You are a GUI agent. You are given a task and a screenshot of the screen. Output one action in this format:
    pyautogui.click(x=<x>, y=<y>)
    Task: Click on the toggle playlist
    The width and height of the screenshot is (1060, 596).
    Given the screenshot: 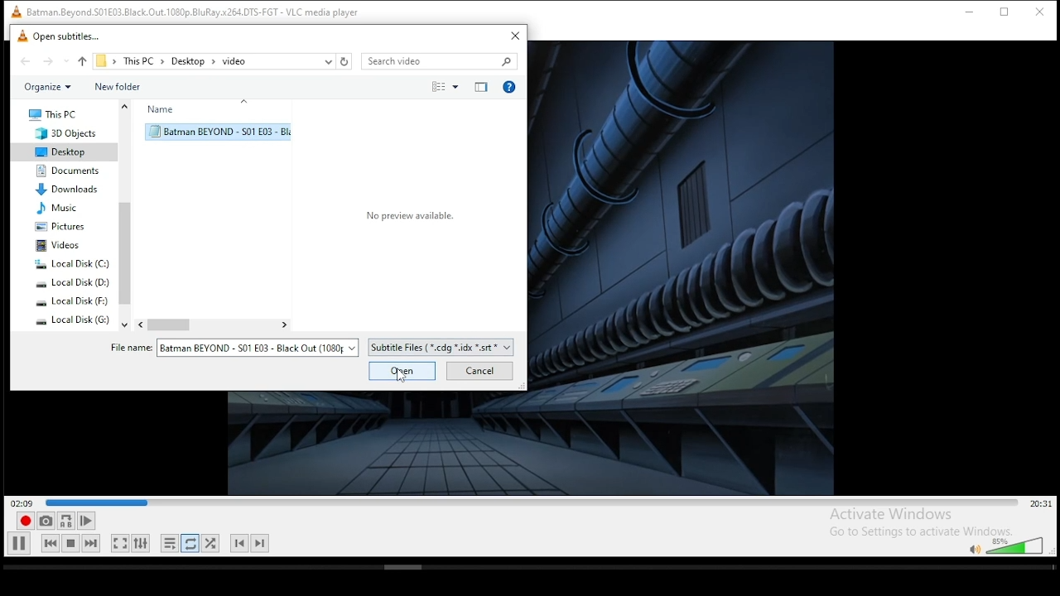 What is the action you would take?
    pyautogui.click(x=170, y=543)
    